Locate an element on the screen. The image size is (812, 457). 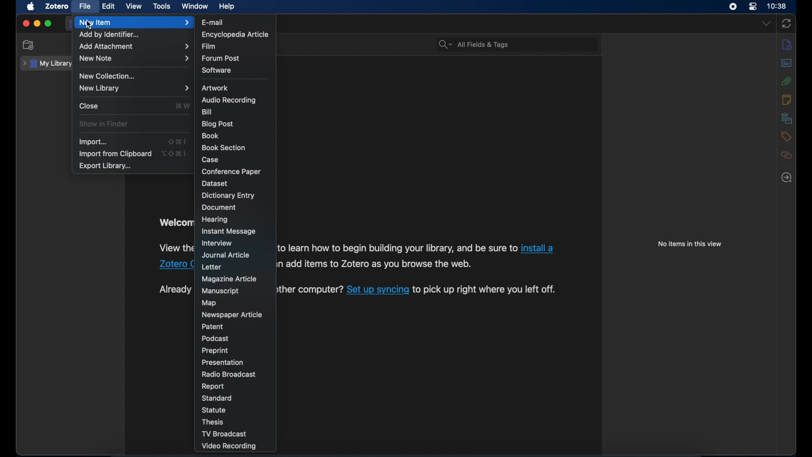
no items in this view is located at coordinates (690, 244).